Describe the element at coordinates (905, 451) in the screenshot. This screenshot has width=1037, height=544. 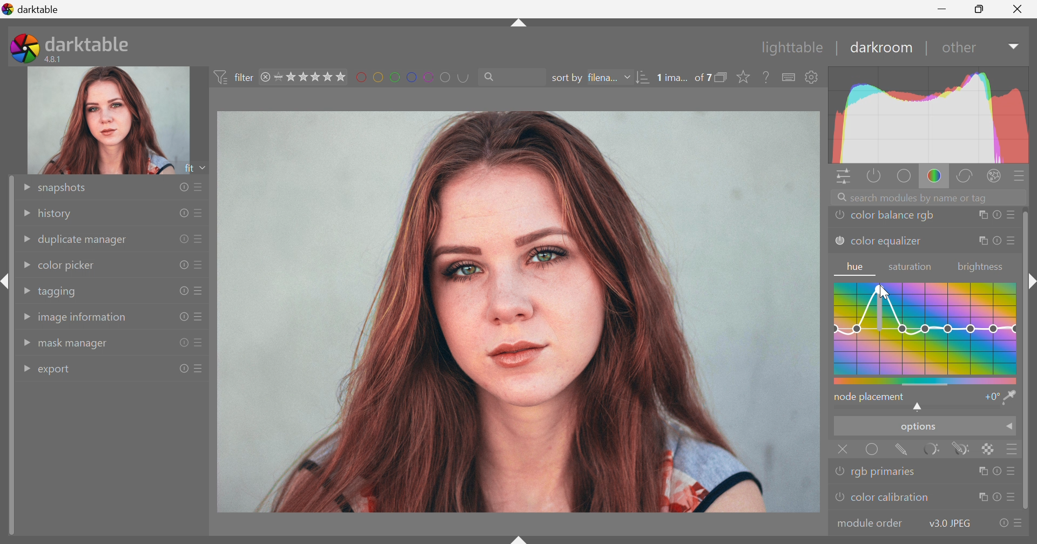
I see `drawn mask` at that location.